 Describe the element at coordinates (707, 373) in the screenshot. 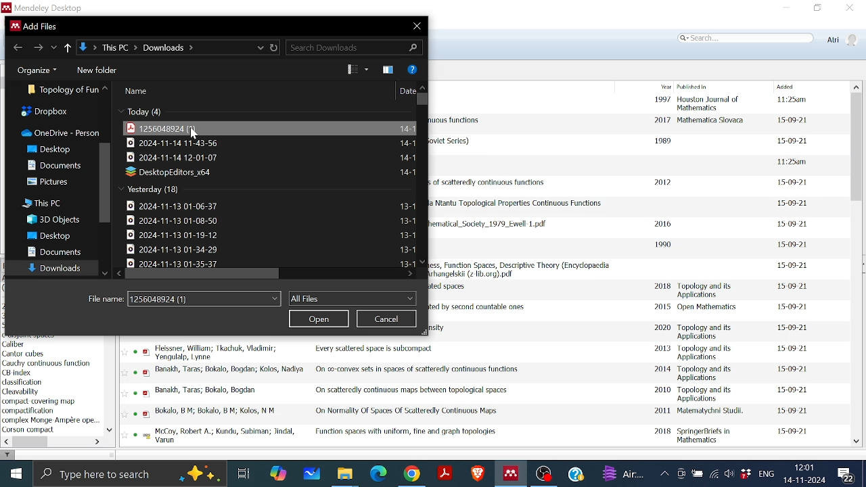

I see `Published in` at that location.